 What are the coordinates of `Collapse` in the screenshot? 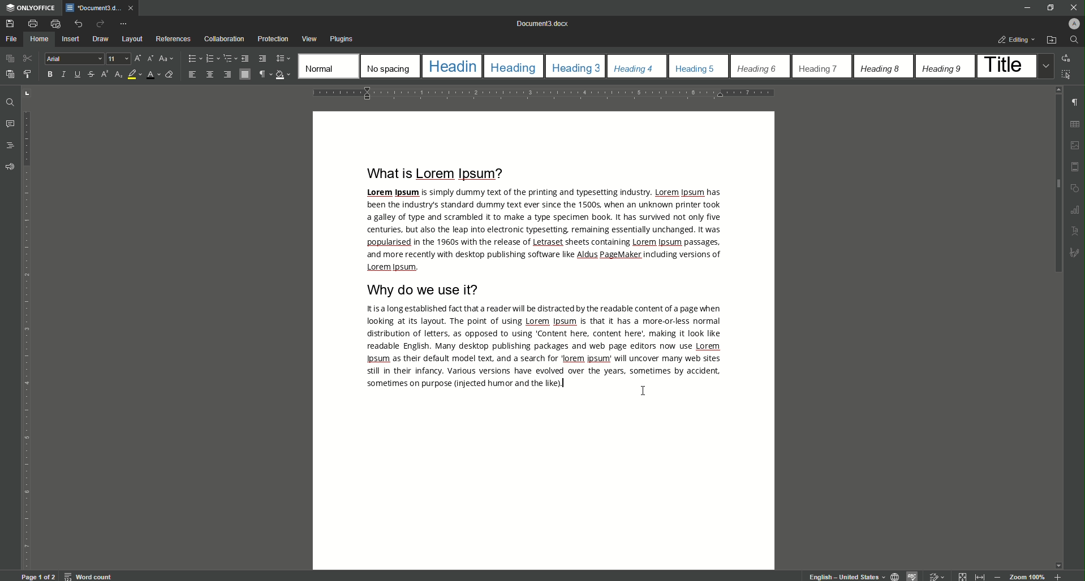 It's located at (961, 576).